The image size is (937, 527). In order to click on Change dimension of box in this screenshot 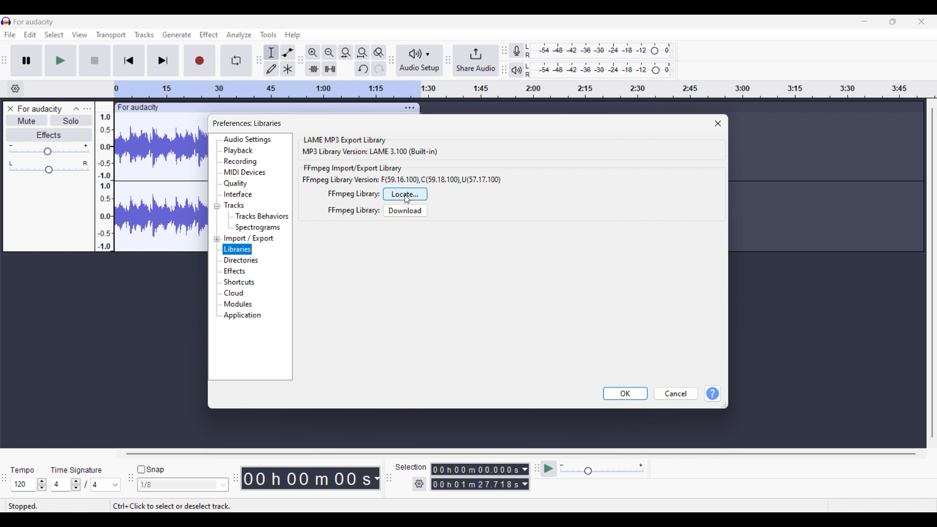, I will do `click(724, 405)`.